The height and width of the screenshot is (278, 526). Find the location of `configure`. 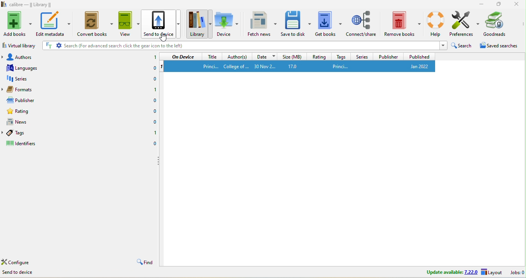

configure is located at coordinates (15, 262).